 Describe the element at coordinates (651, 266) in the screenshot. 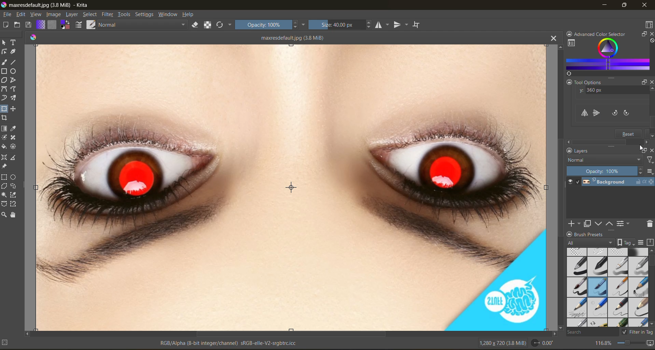

I see `vertical scroll bar` at that location.